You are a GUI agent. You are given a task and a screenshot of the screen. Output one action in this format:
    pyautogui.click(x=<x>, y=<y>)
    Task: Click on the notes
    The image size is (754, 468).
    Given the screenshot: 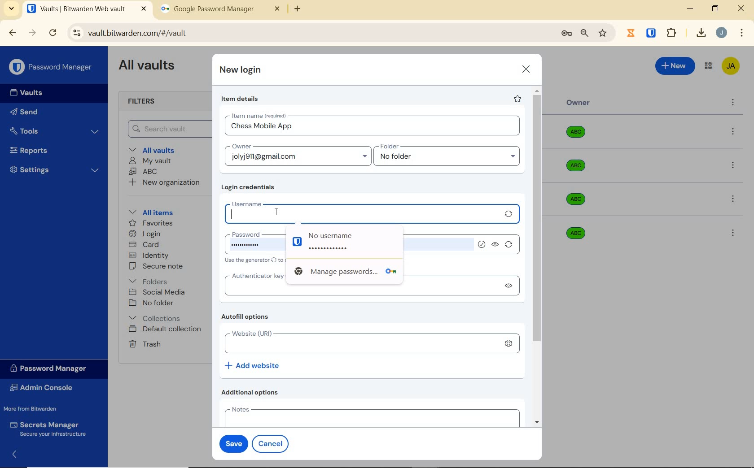 What is the action you would take?
    pyautogui.click(x=370, y=416)
    